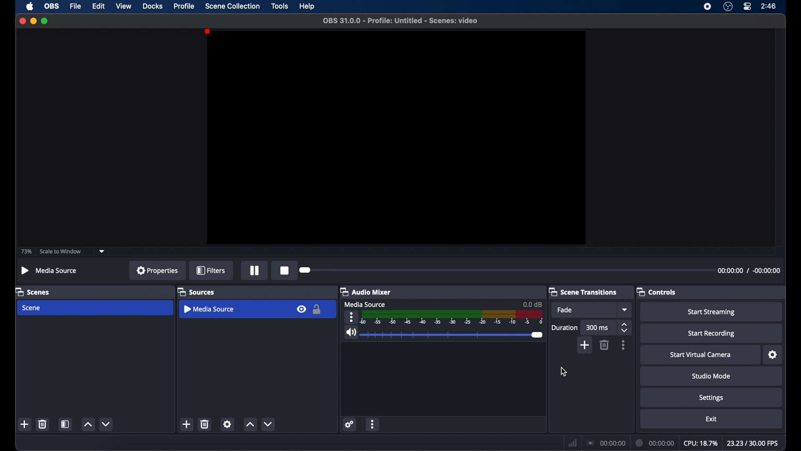  Describe the element at coordinates (445, 334) in the screenshot. I see `Volume` at that location.